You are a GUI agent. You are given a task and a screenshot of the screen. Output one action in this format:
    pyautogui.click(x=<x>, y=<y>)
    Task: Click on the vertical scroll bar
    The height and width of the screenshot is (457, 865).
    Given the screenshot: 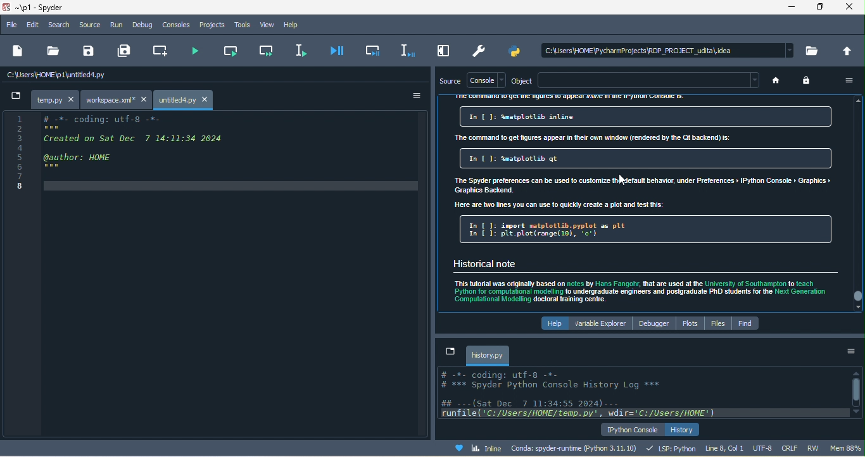 What is the action you would take?
    pyautogui.click(x=856, y=203)
    